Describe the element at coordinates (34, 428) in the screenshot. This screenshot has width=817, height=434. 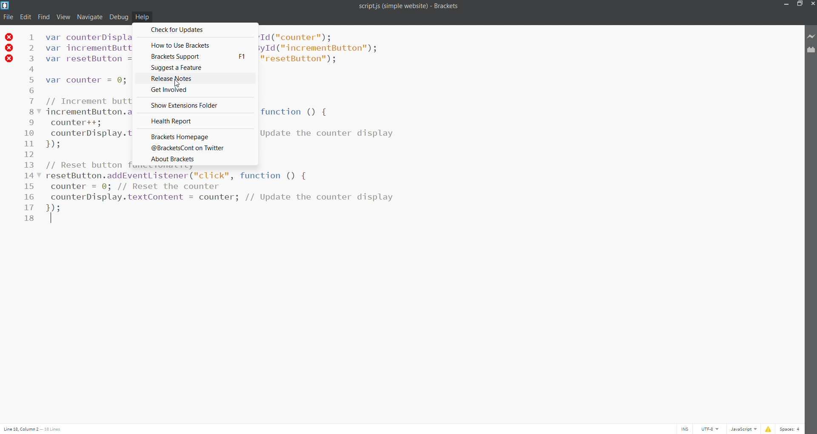
I see `Line 18 , column 2, 18 lines` at that location.